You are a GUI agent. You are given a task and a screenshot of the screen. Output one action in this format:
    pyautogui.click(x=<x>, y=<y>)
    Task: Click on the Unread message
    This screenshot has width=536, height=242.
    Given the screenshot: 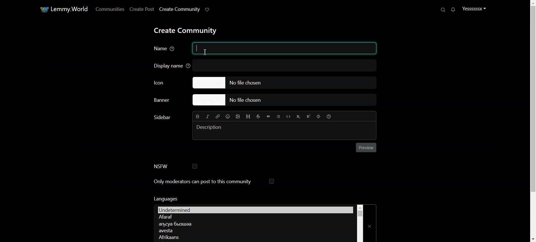 What is the action you would take?
    pyautogui.click(x=453, y=10)
    